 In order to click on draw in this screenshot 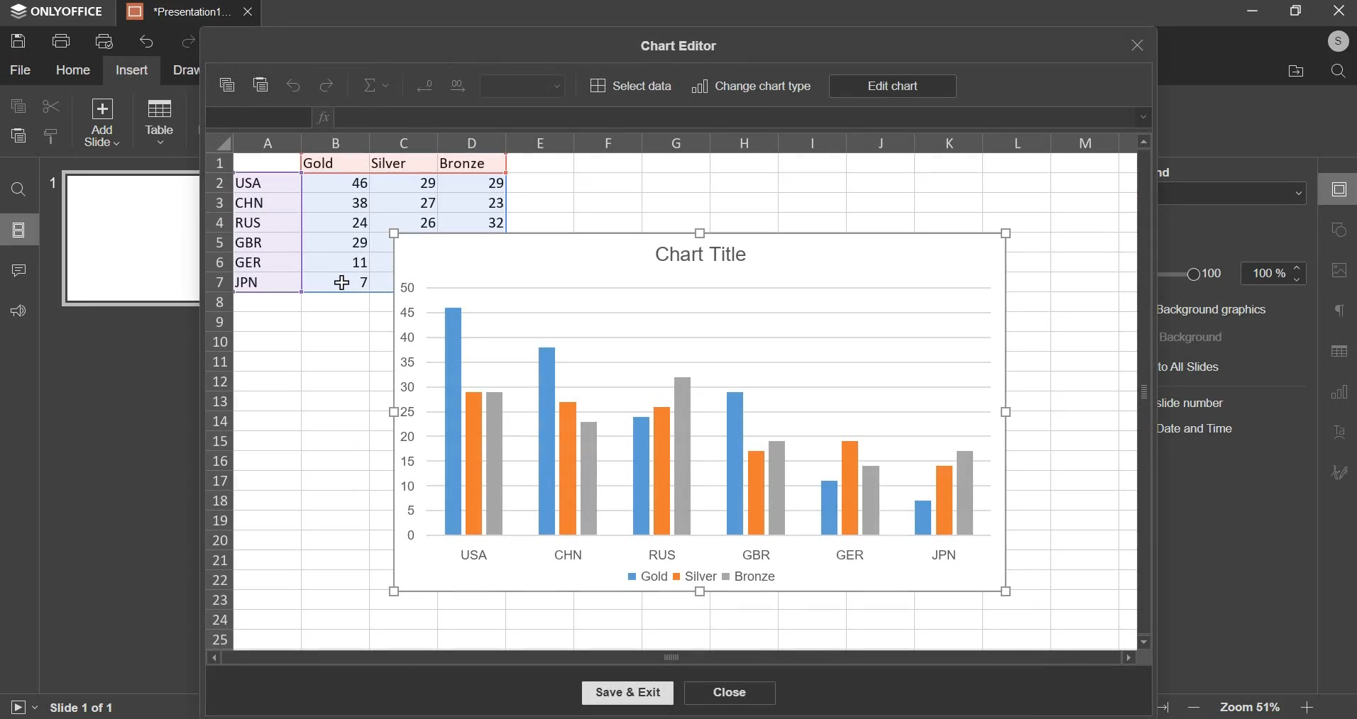, I will do `click(185, 69)`.